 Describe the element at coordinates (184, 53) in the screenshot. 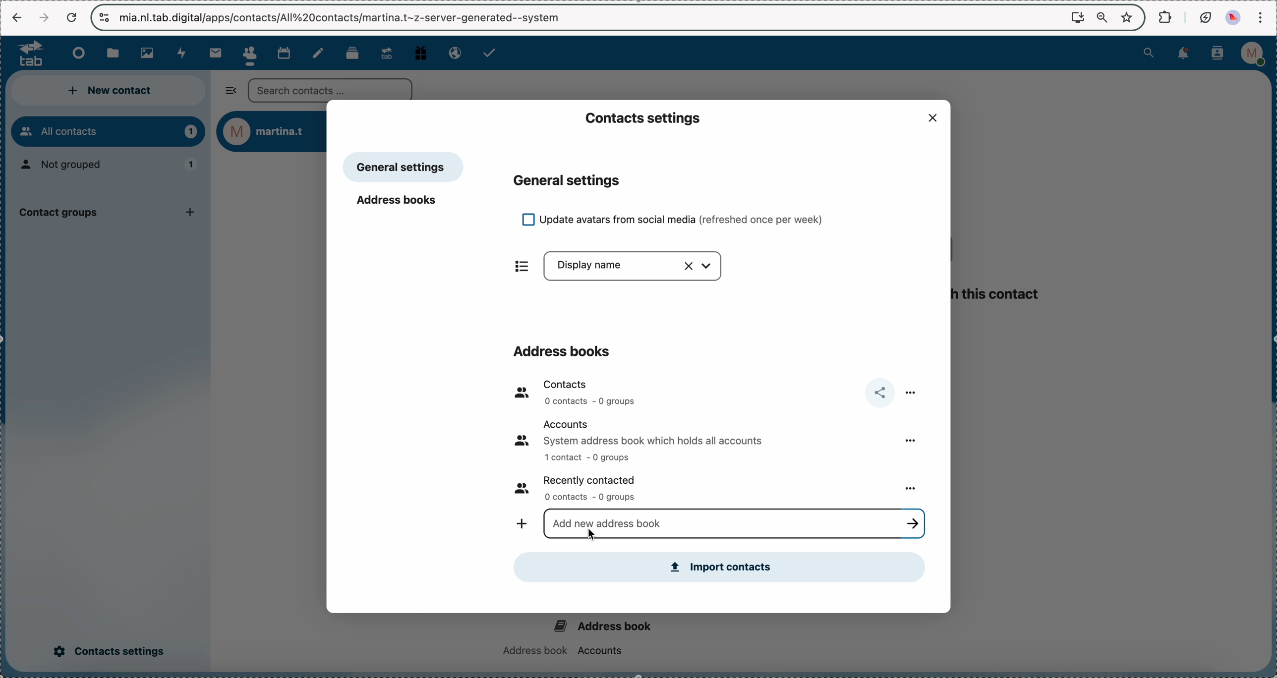

I see `activity` at that location.